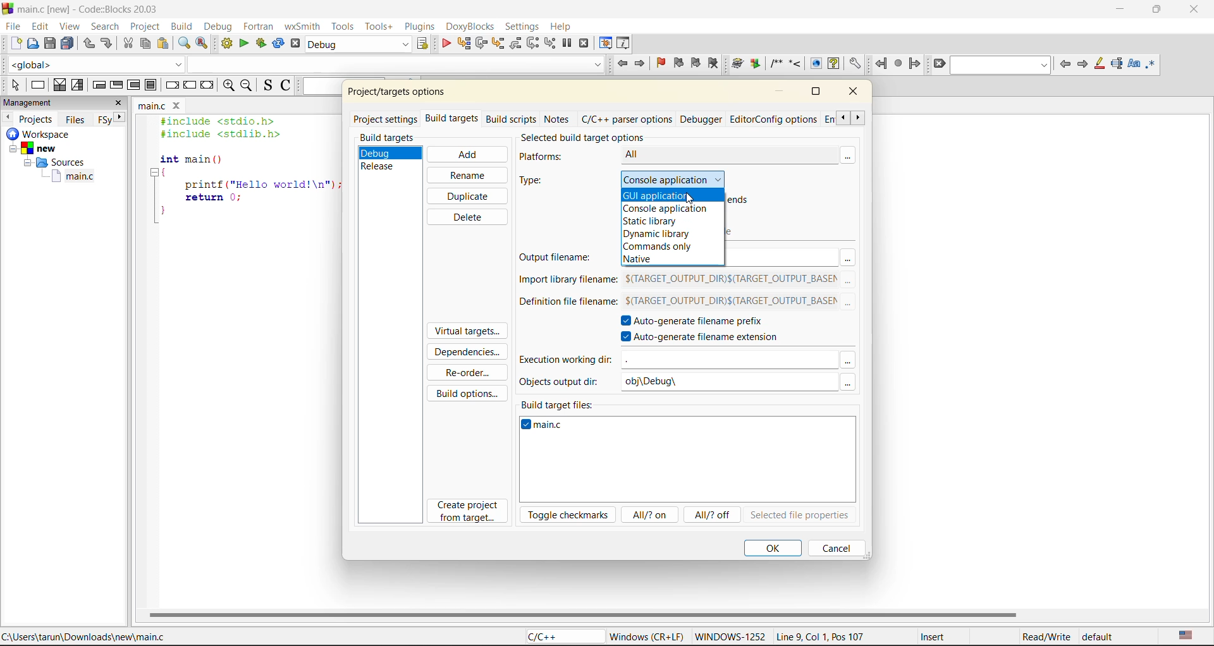 The width and height of the screenshot is (1214, 646). Describe the element at coordinates (569, 300) in the screenshot. I see `definition file filename` at that location.